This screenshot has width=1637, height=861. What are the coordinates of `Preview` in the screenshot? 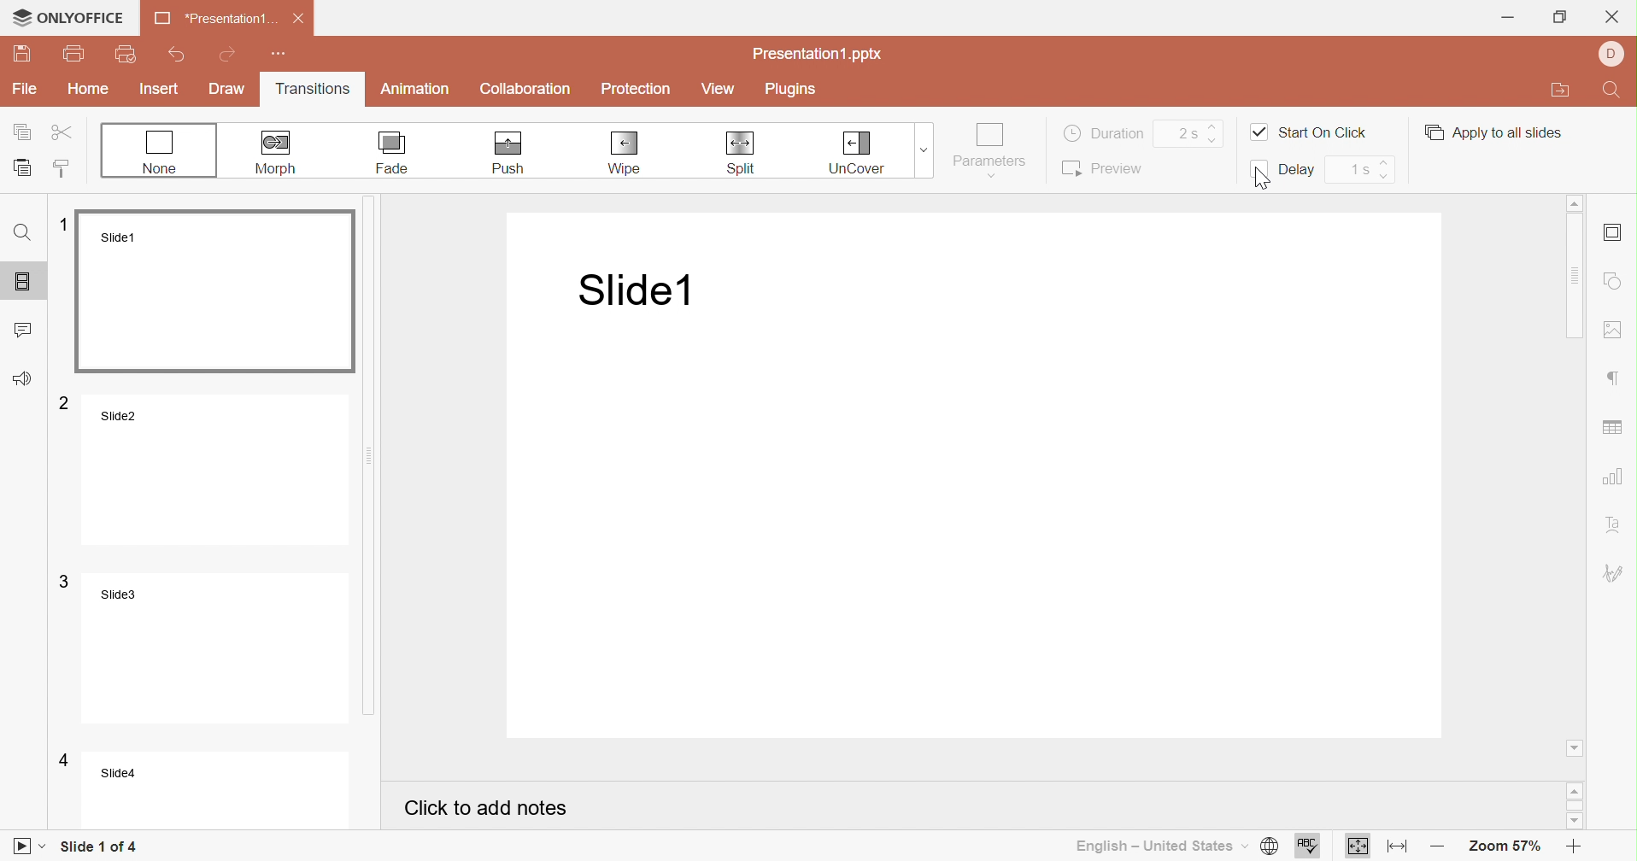 It's located at (1104, 167).